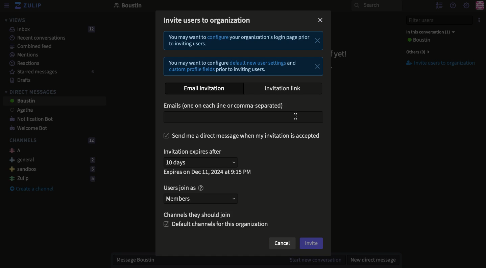  I want to click on Users join as, so click(183, 188).